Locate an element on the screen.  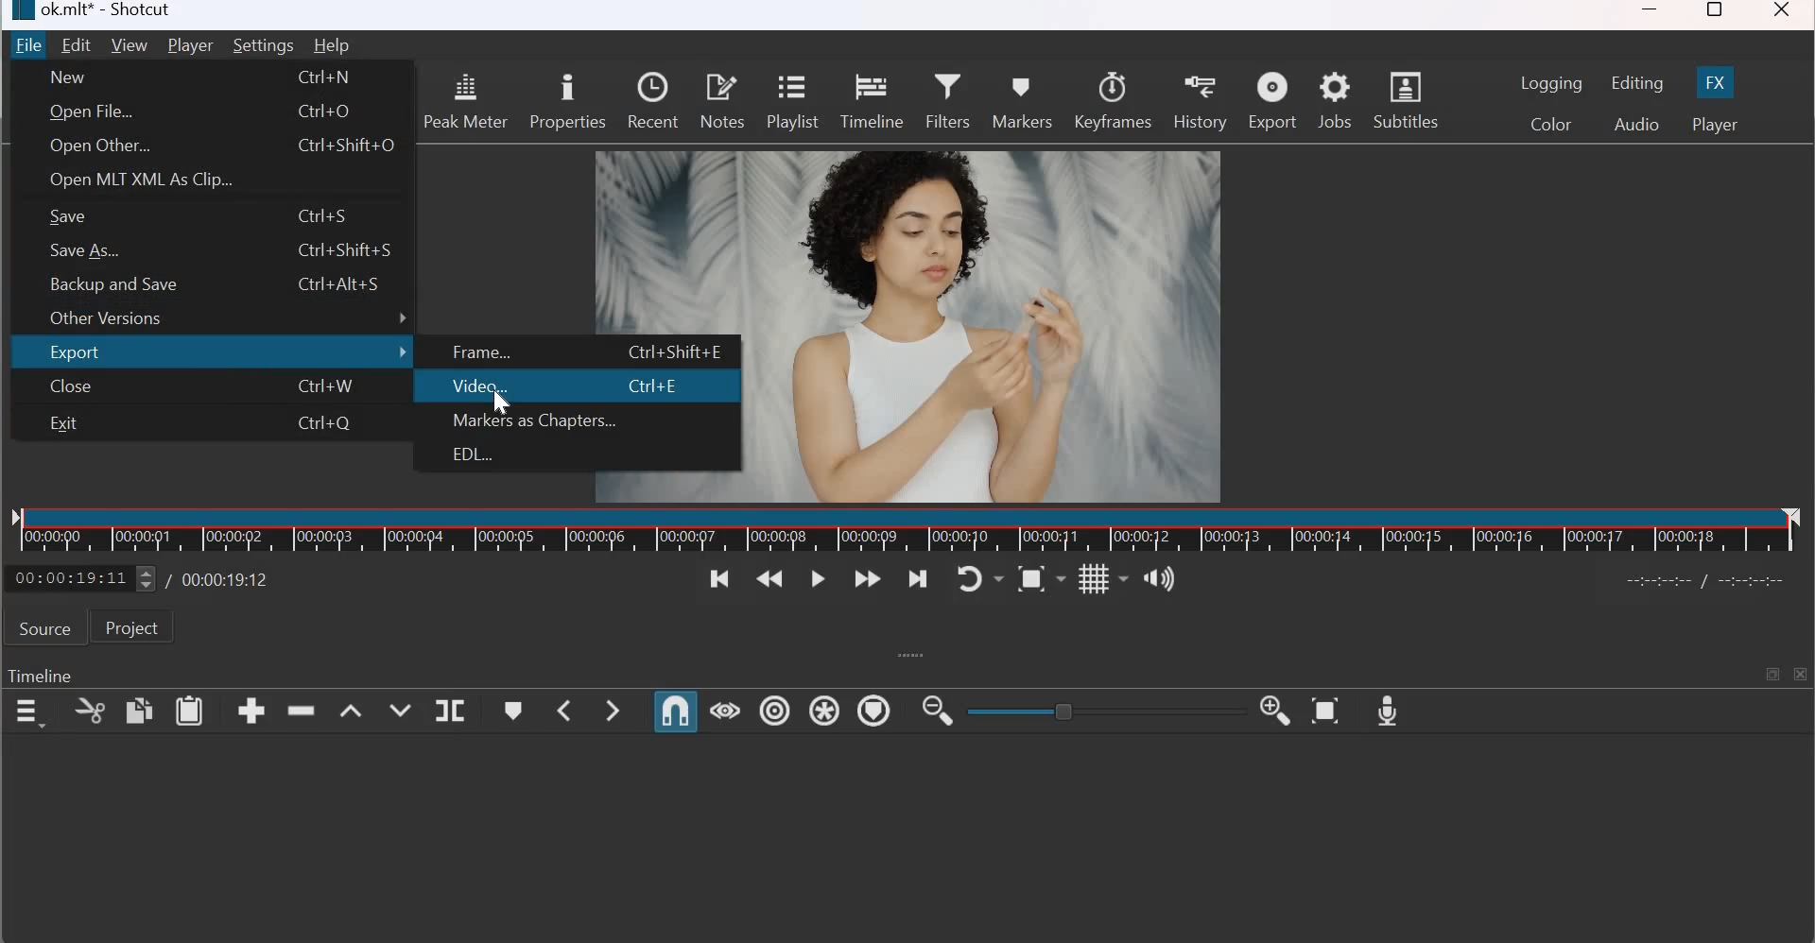
Export is located at coordinates (1272, 101).